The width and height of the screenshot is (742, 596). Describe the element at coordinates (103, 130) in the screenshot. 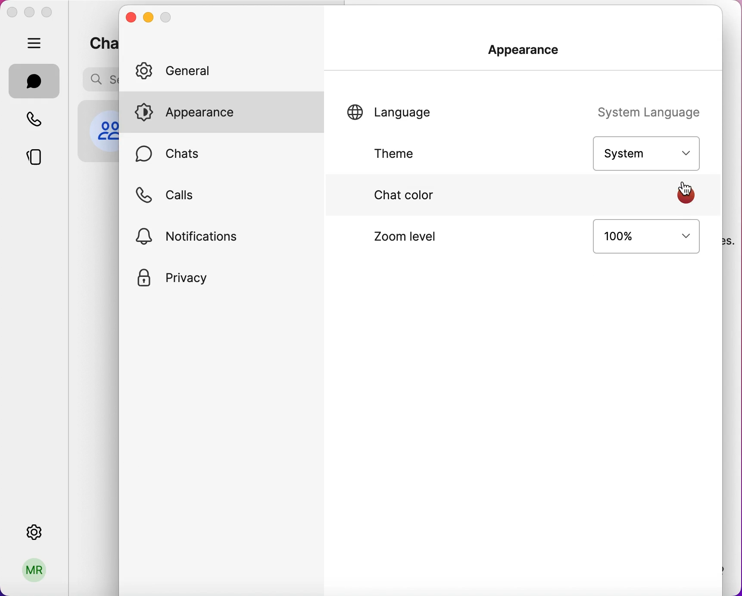

I see `profile picture` at that location.